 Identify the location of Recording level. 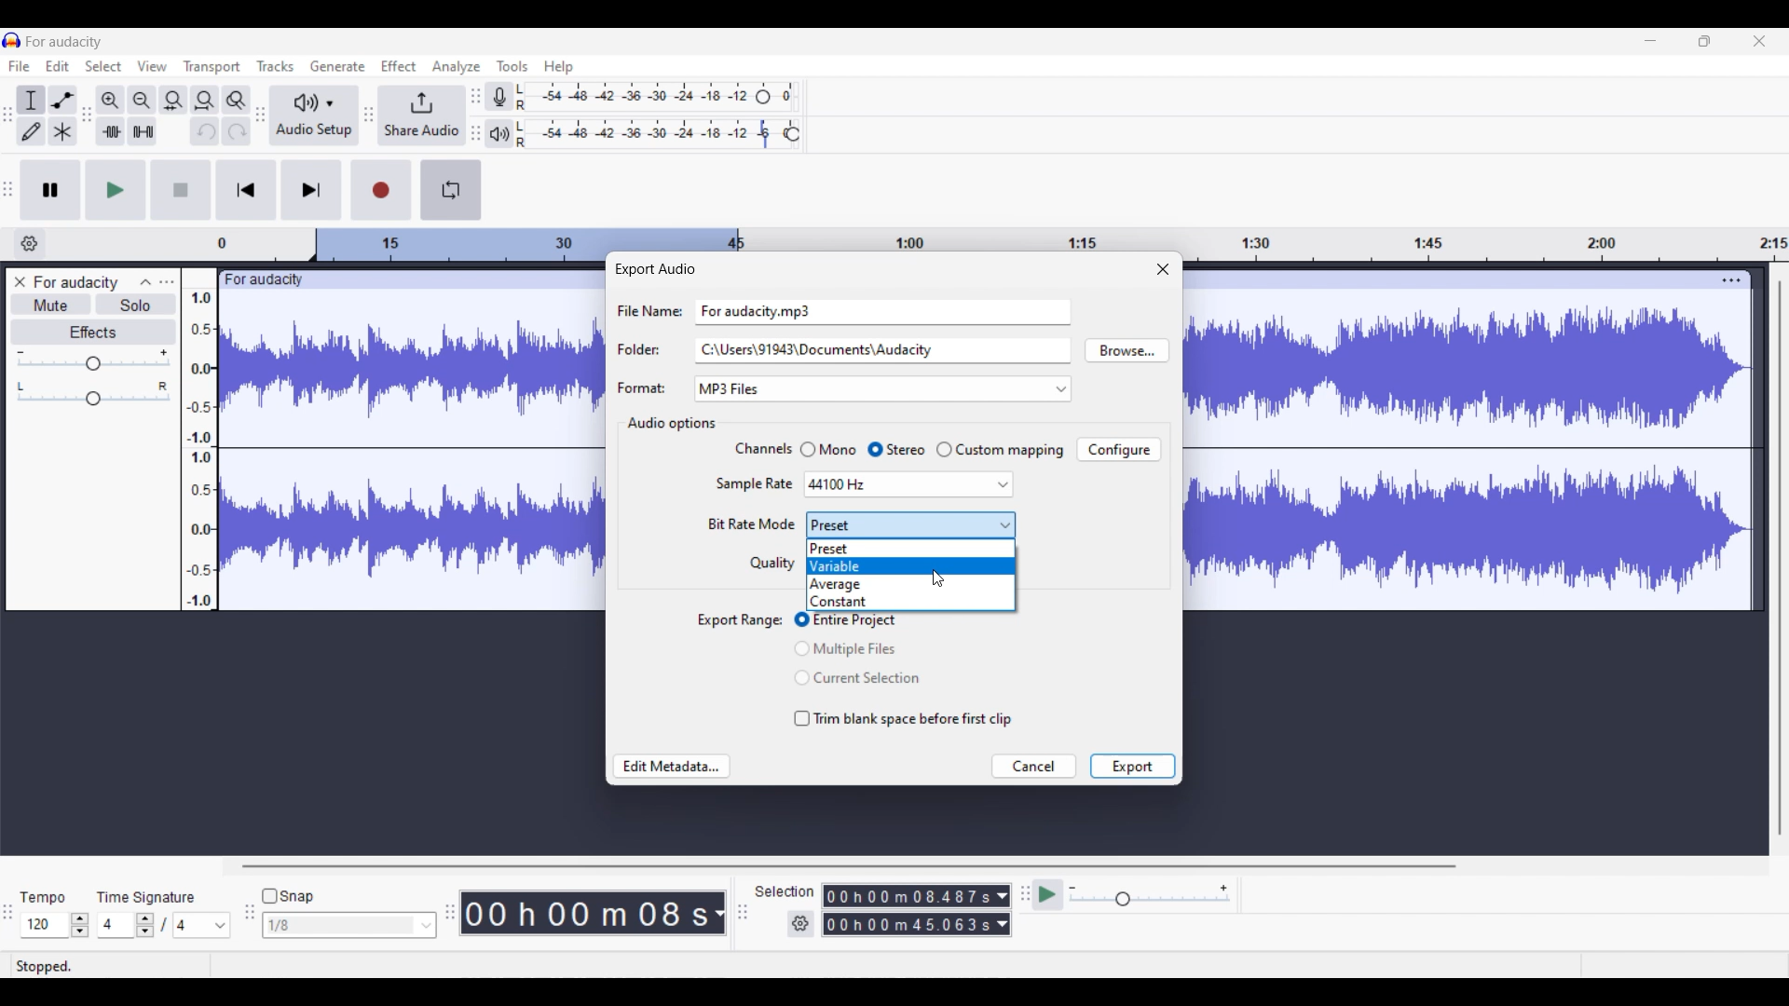
(634, 97).